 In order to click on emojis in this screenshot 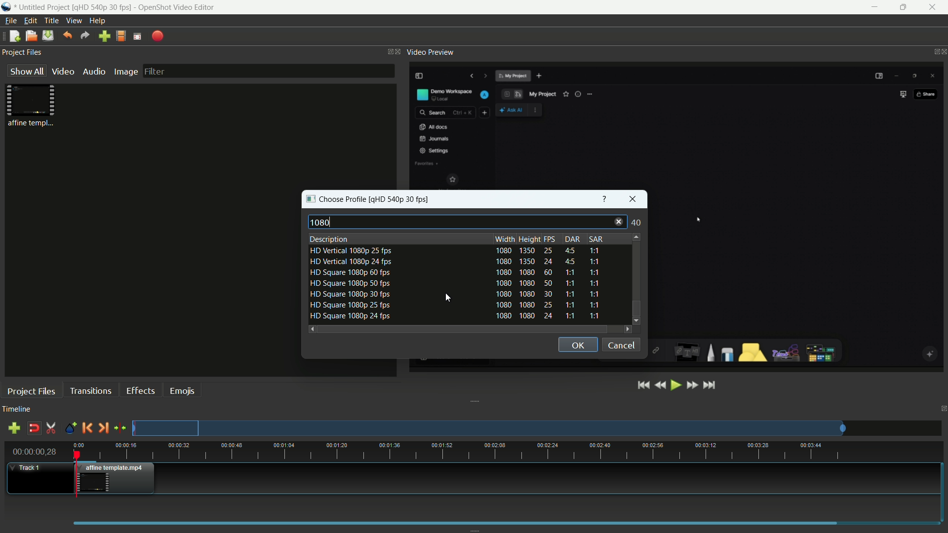, I will do `click(182, 391)`.